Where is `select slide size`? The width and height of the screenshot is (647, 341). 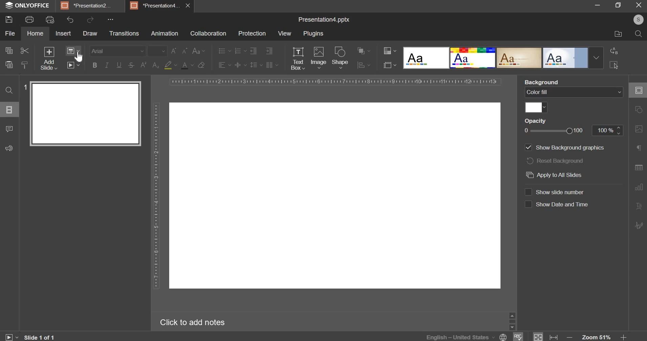 select slide size is located at coordinates (388, 65).